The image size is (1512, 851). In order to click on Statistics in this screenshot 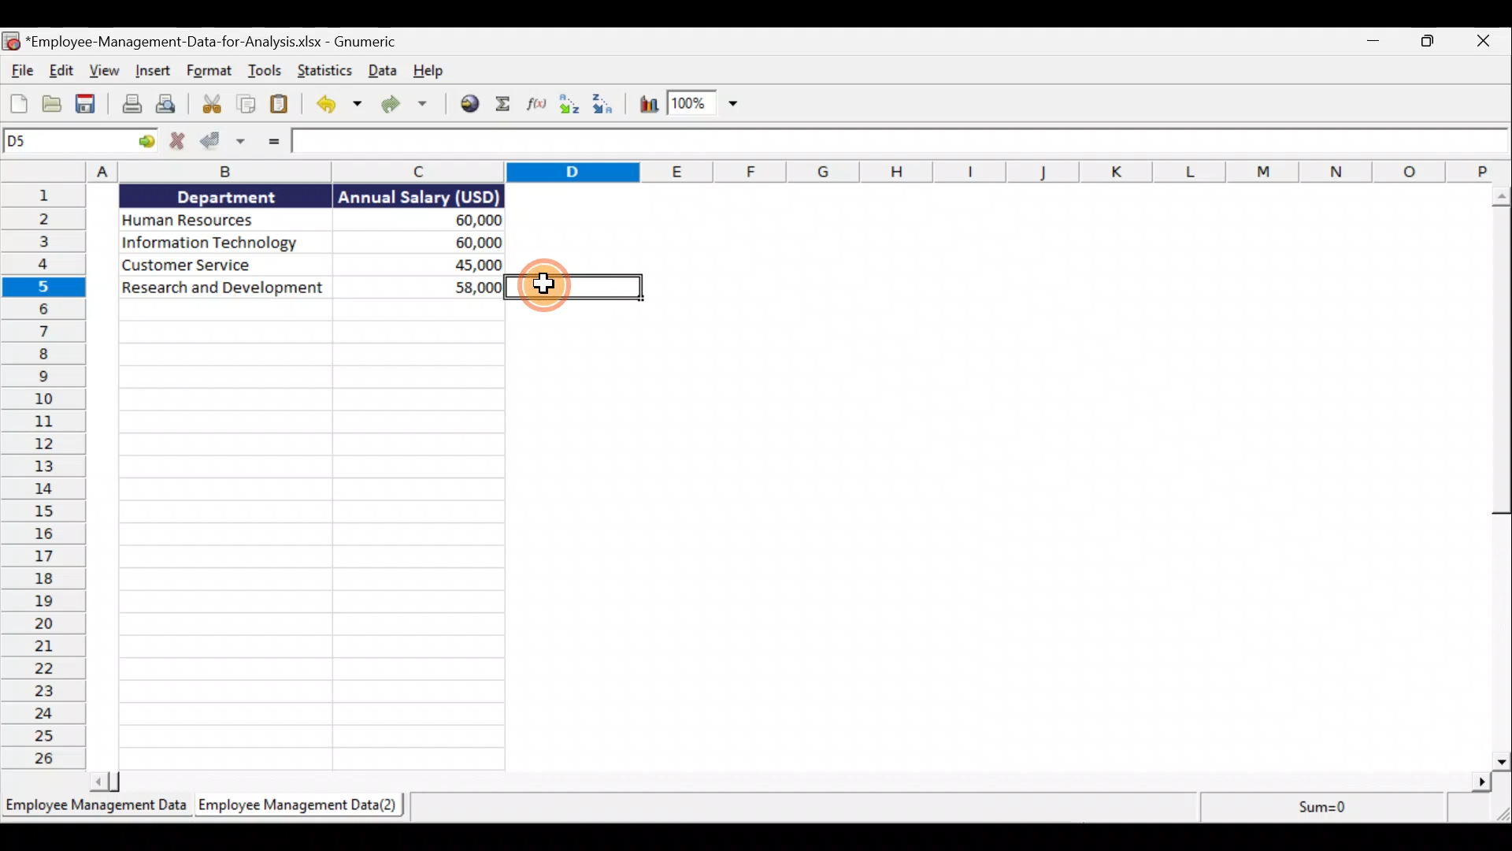, I will do `click(327, 71)`.